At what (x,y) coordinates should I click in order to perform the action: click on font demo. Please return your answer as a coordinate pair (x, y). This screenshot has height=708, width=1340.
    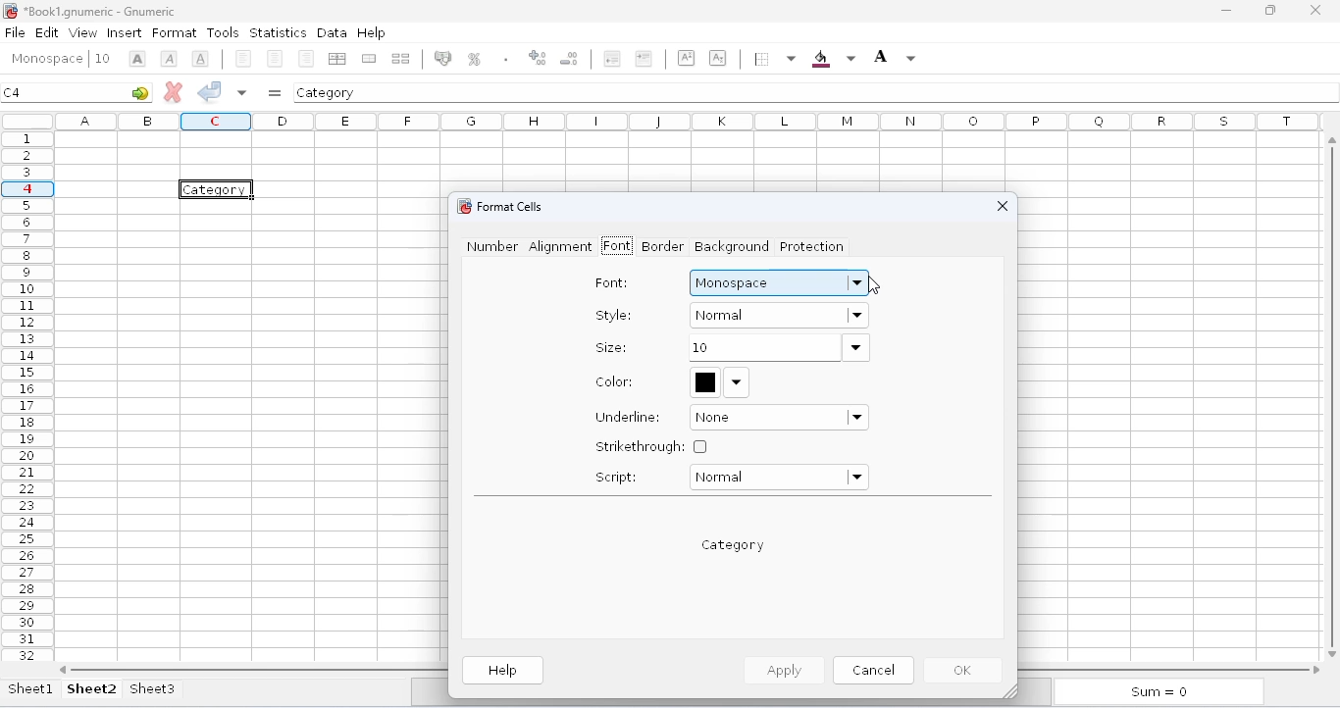
    Looking at the image, I should click on (734, 545).